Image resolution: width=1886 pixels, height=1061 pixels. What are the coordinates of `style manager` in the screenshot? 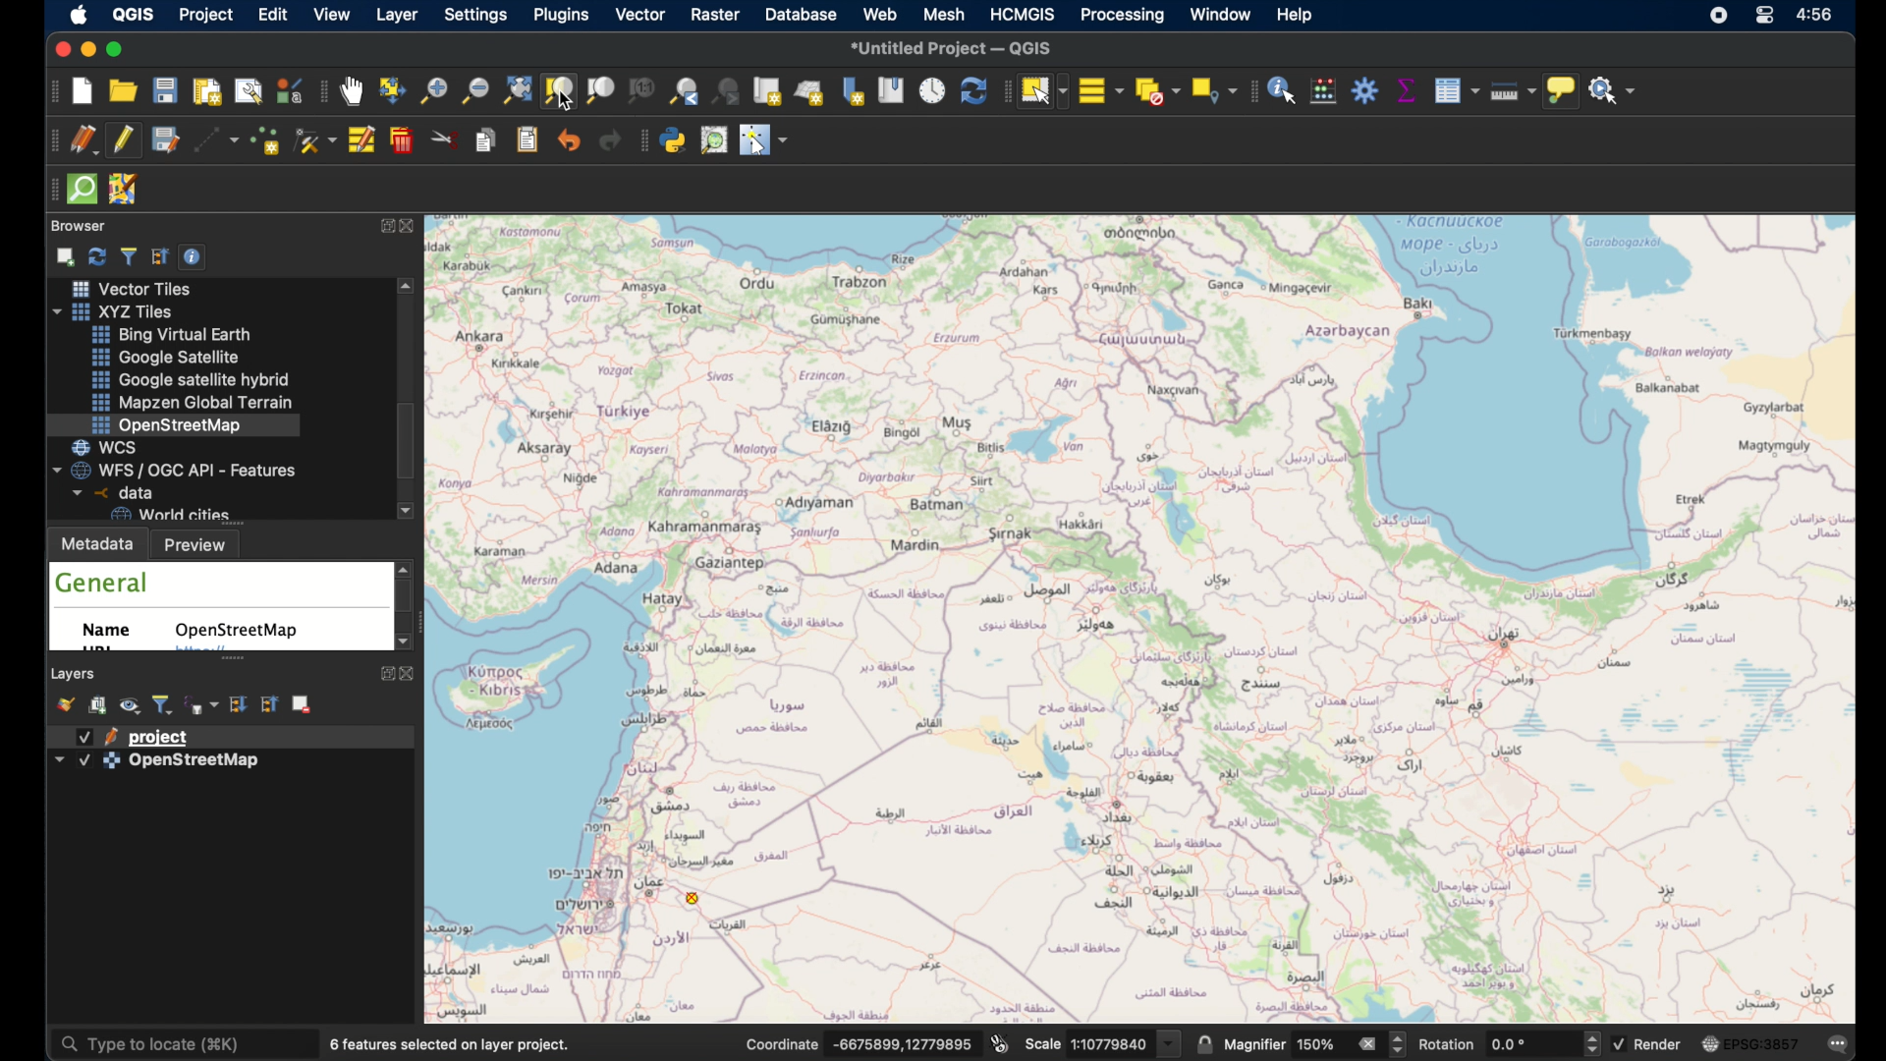 It's located at (290, 89).